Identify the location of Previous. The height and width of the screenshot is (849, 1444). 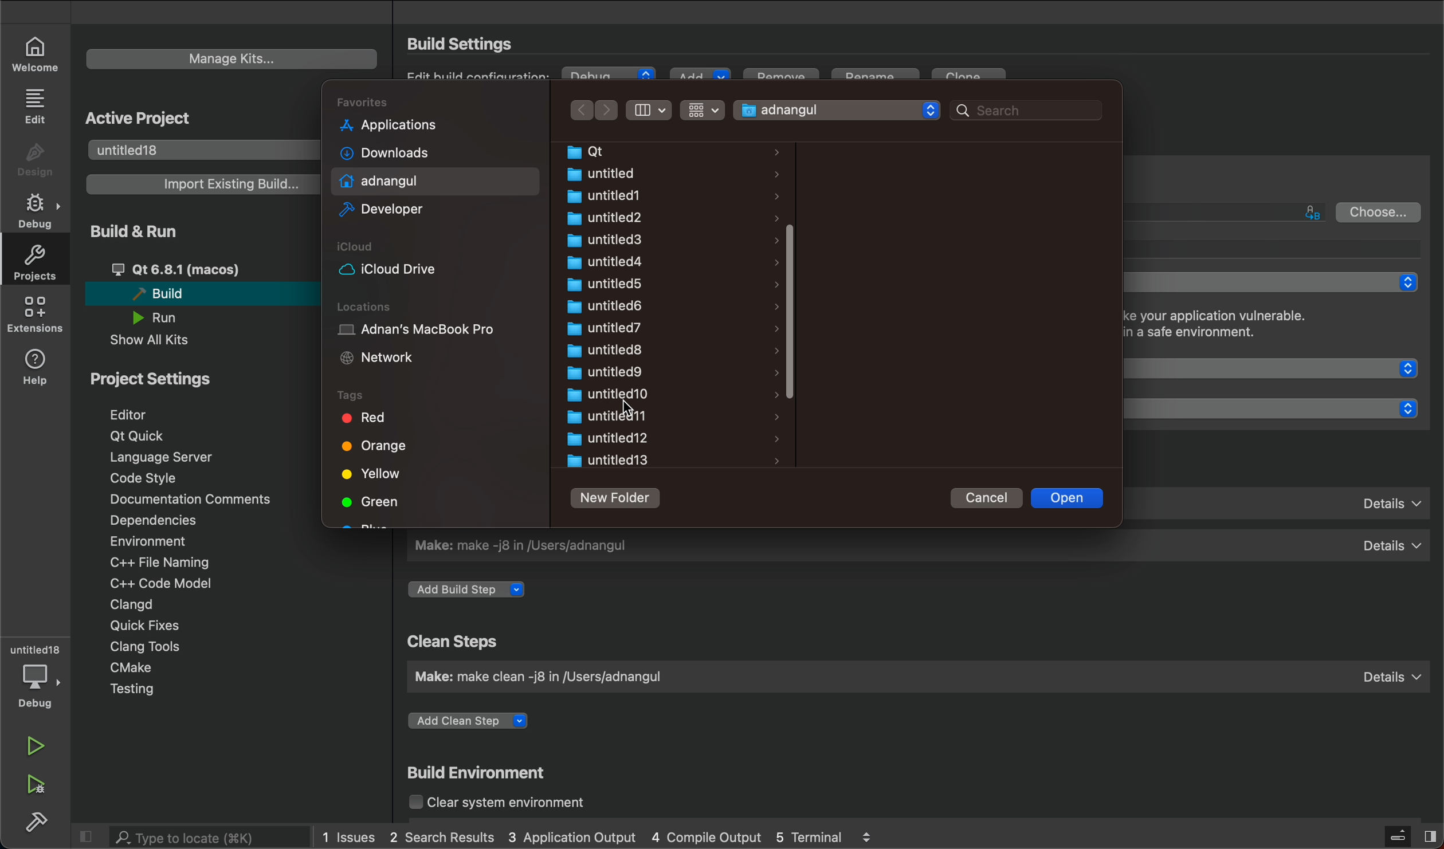
(580, 109).